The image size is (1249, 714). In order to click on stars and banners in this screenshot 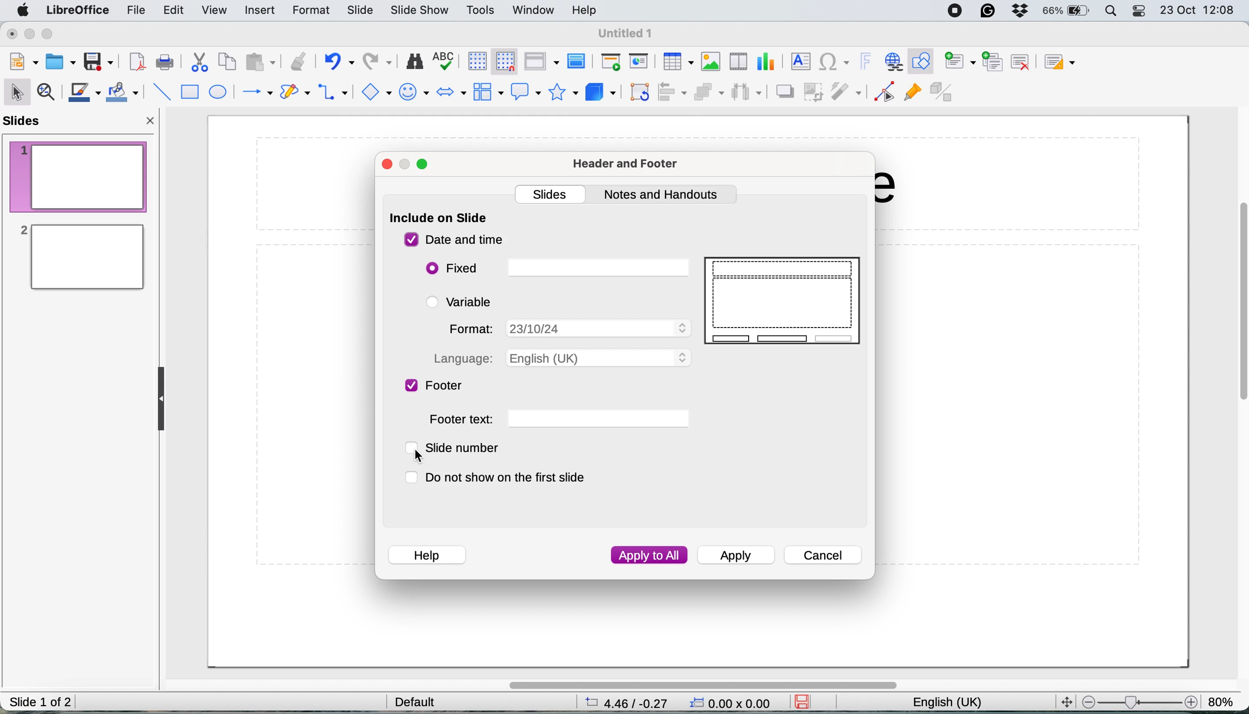, I will do `click(562, 92)`.